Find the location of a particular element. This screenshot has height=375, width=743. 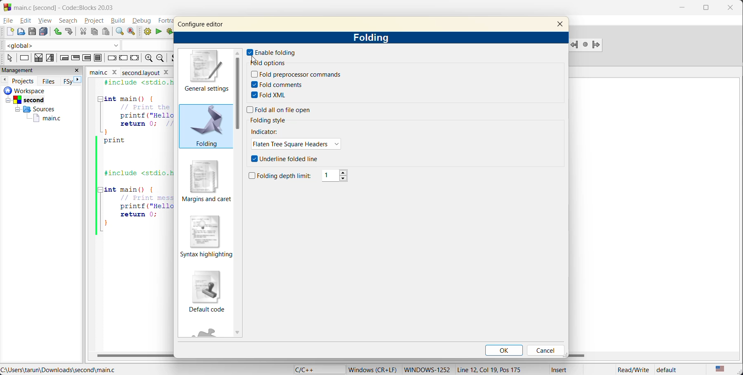

select is located at coordinates (7, 58).